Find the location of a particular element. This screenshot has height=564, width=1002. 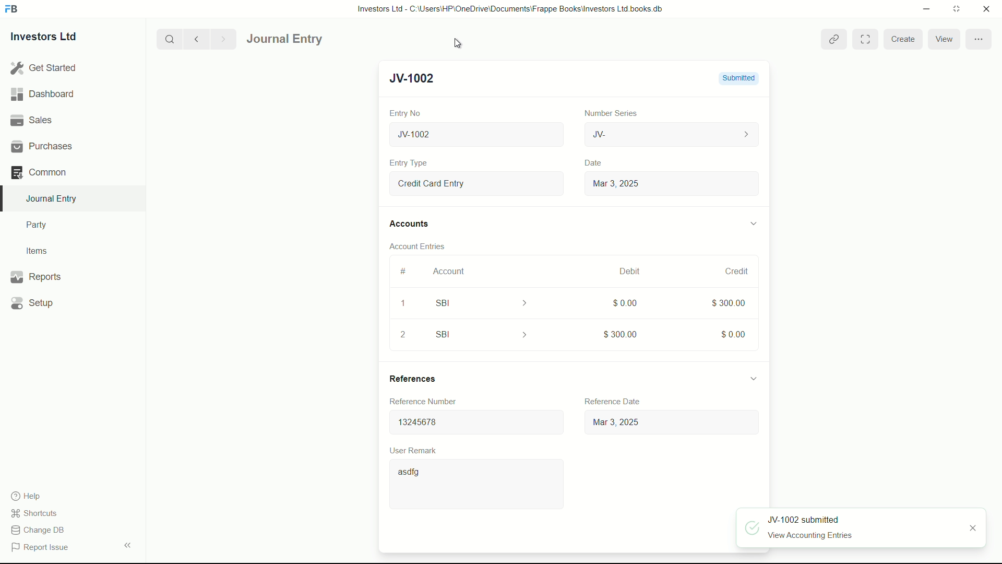

Entry Type is located at coordinates (475, 183).